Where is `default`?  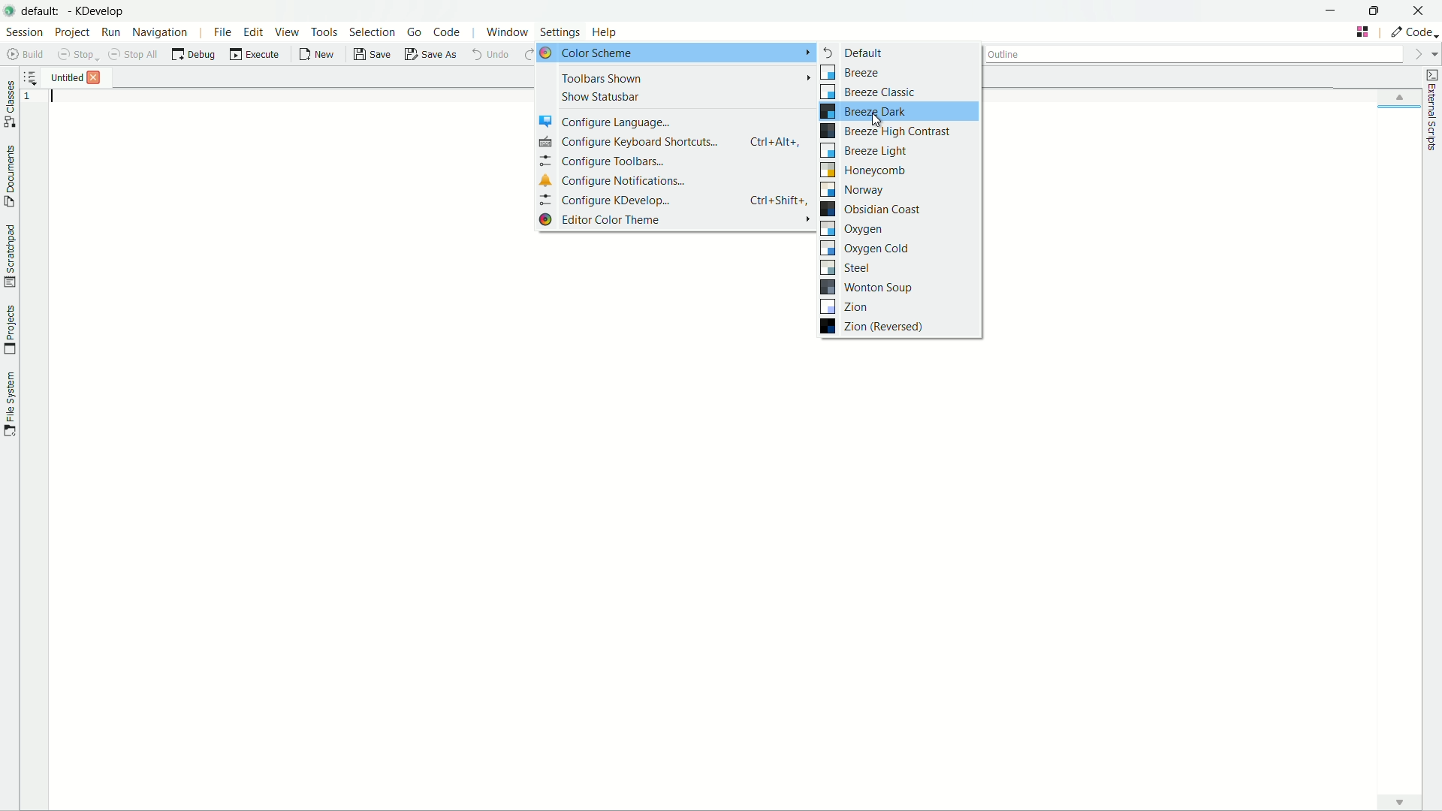
default is located at coordinates (851, 53).